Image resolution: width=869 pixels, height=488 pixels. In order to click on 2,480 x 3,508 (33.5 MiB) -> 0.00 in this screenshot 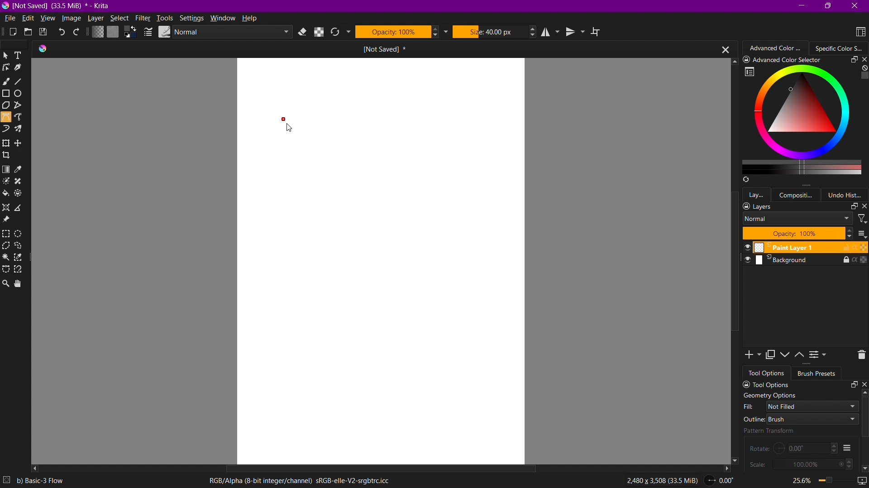, I will do `click(676, 482)`.